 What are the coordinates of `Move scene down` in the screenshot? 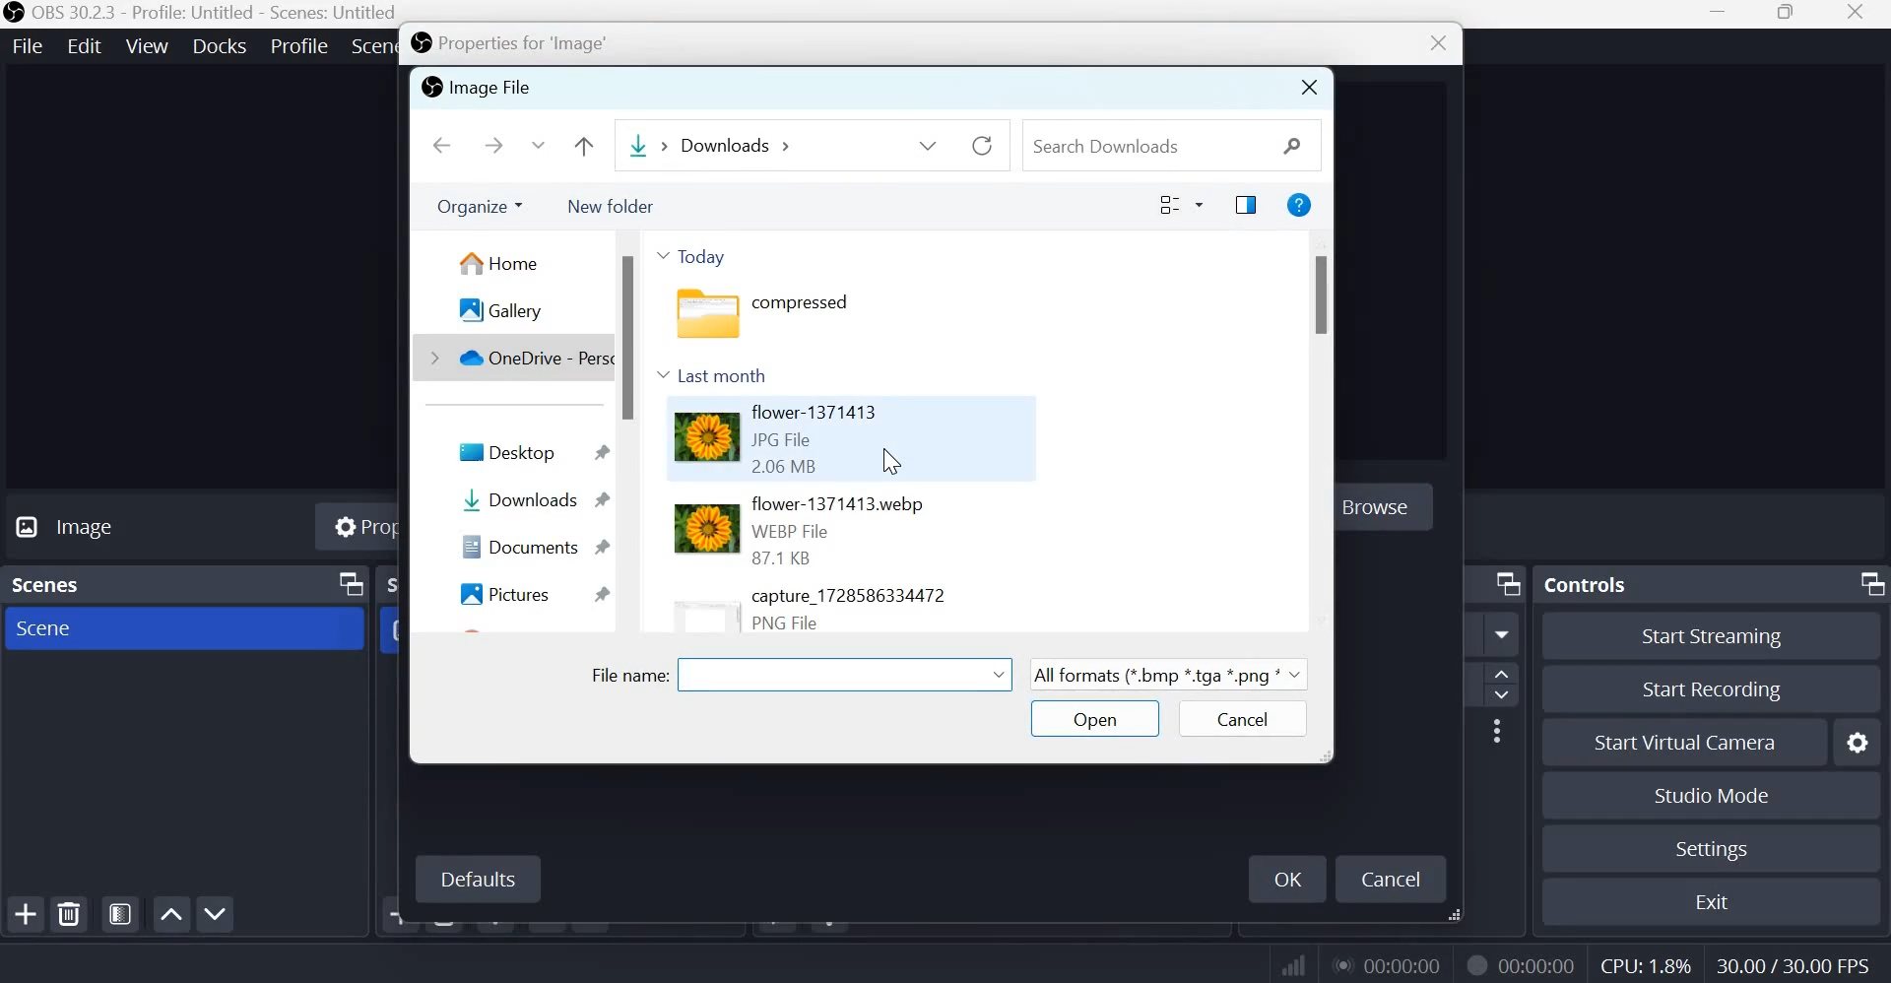 It's located at (216, 914).